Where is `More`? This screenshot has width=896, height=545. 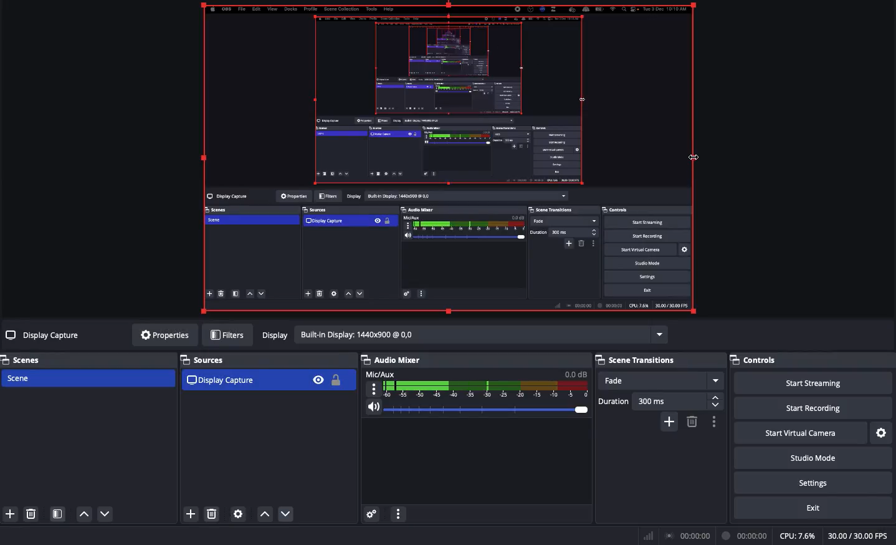
More is located at coordinates (398, 516).